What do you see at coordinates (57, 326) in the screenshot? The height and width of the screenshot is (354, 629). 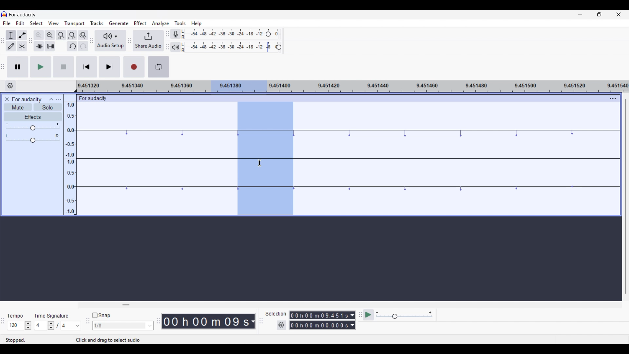 I see `Time signature settings` at bounding box center [57, 326].